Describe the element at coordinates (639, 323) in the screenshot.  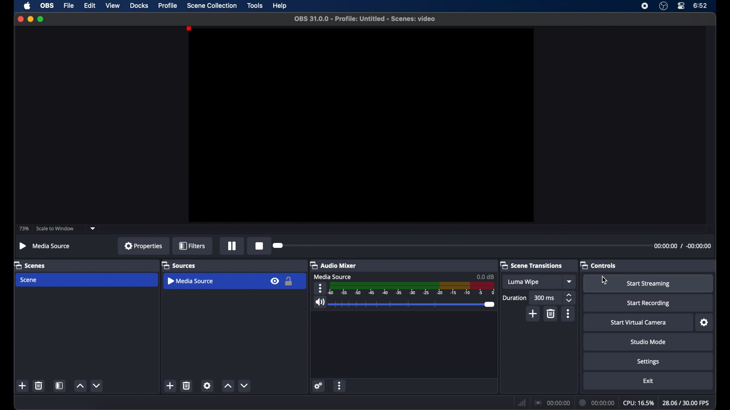
I see `start virtual camera` at that location.